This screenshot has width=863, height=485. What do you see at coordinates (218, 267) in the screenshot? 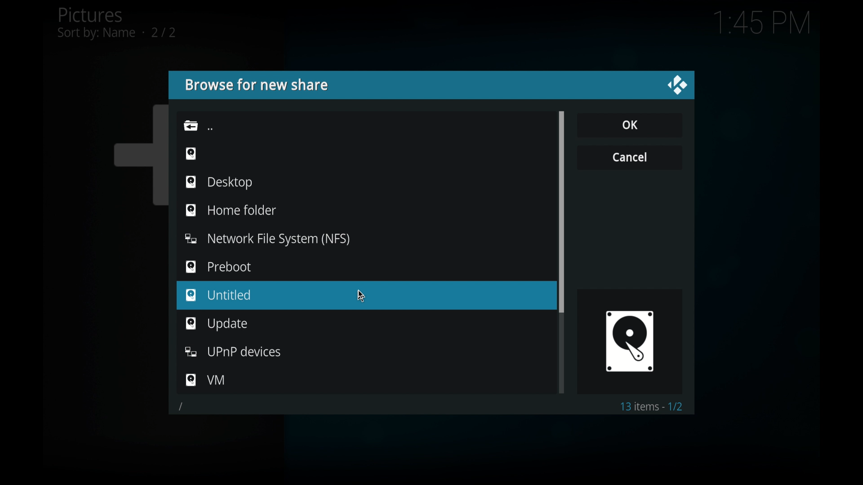
I see `preboot` at bounding box center [218, 267].